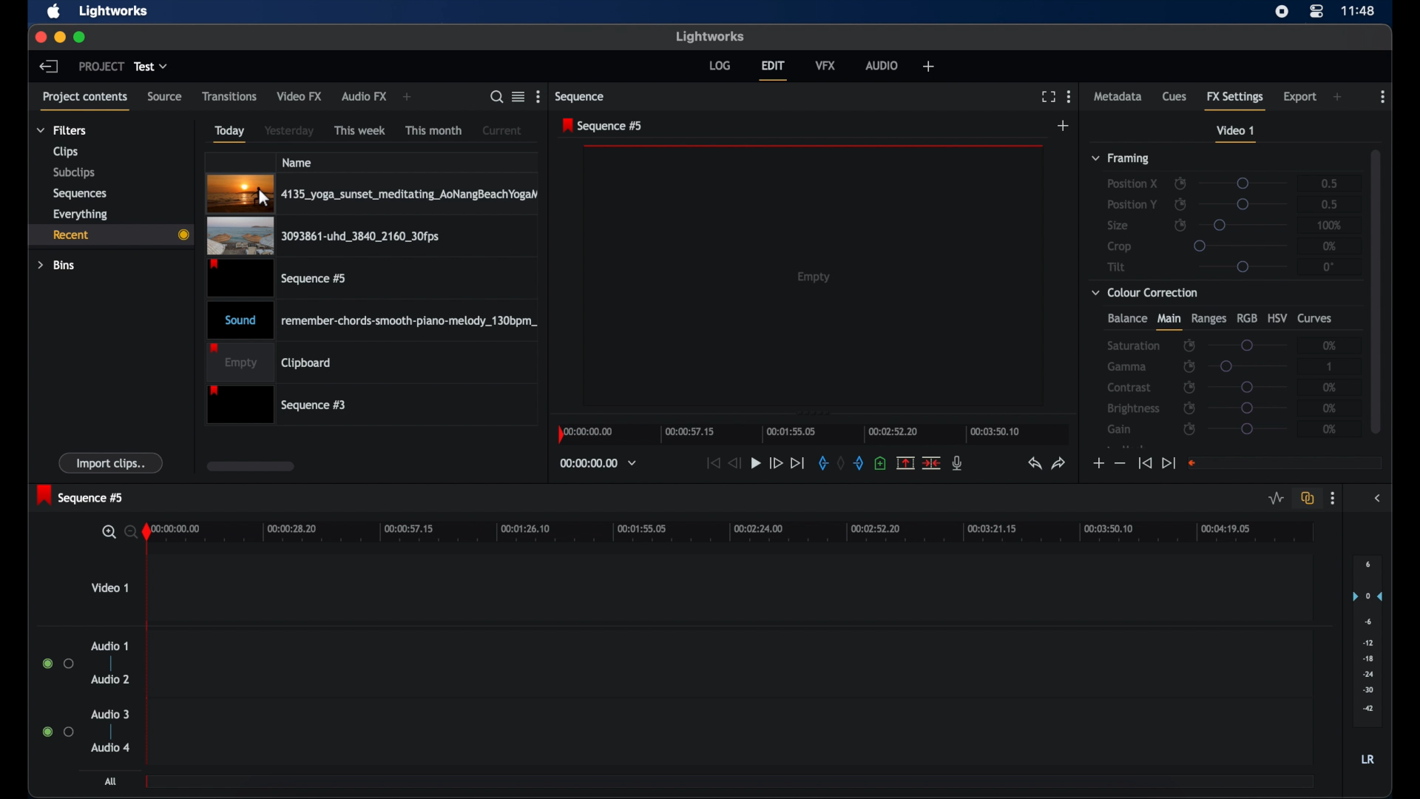 This screenshot has width=1420, height=799. What do you see at coordinates (1285, 462) in the screenshot?
I see `empty field` at bounding box center [1285, 462].